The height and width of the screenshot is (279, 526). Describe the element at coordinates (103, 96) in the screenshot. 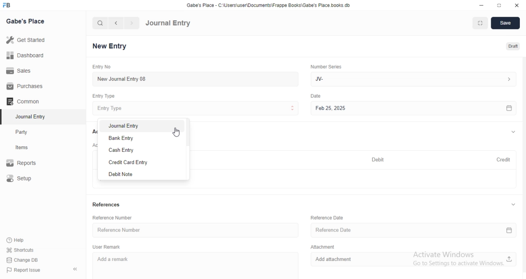

I see `Entry Type` at that location.